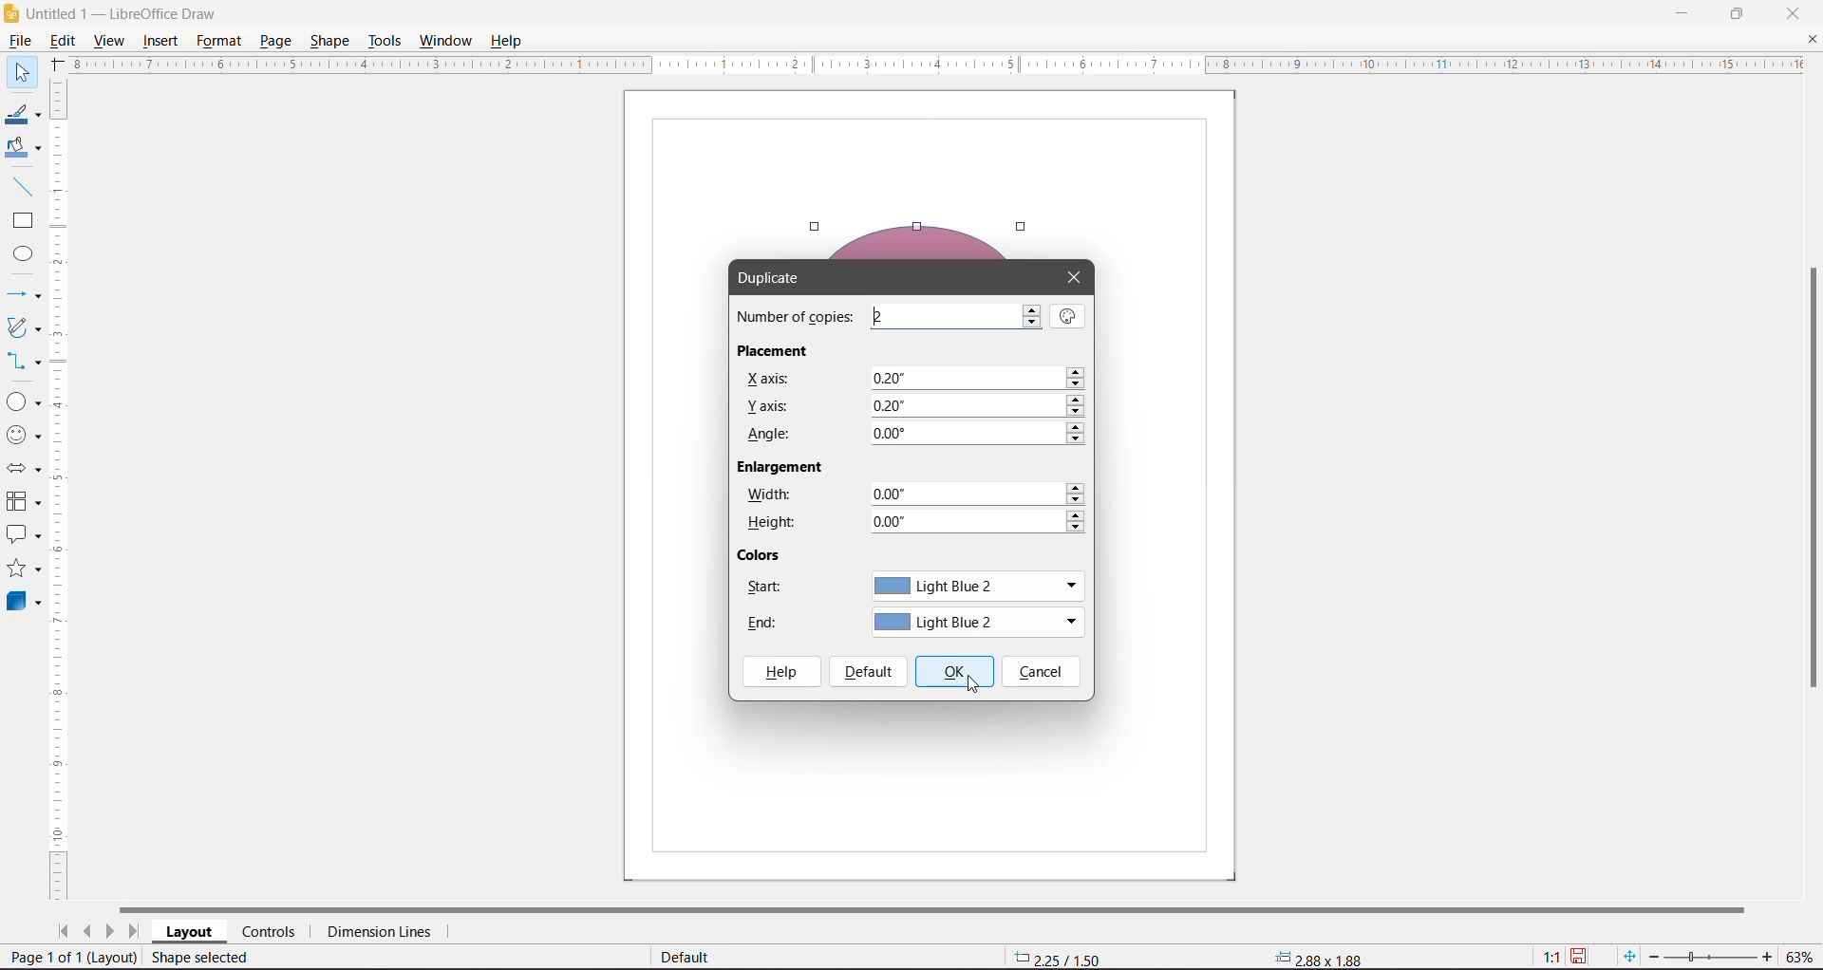  Describe the element at coordinates (384, 932) in the screenshot. I see `Dimension Lines` at that location.